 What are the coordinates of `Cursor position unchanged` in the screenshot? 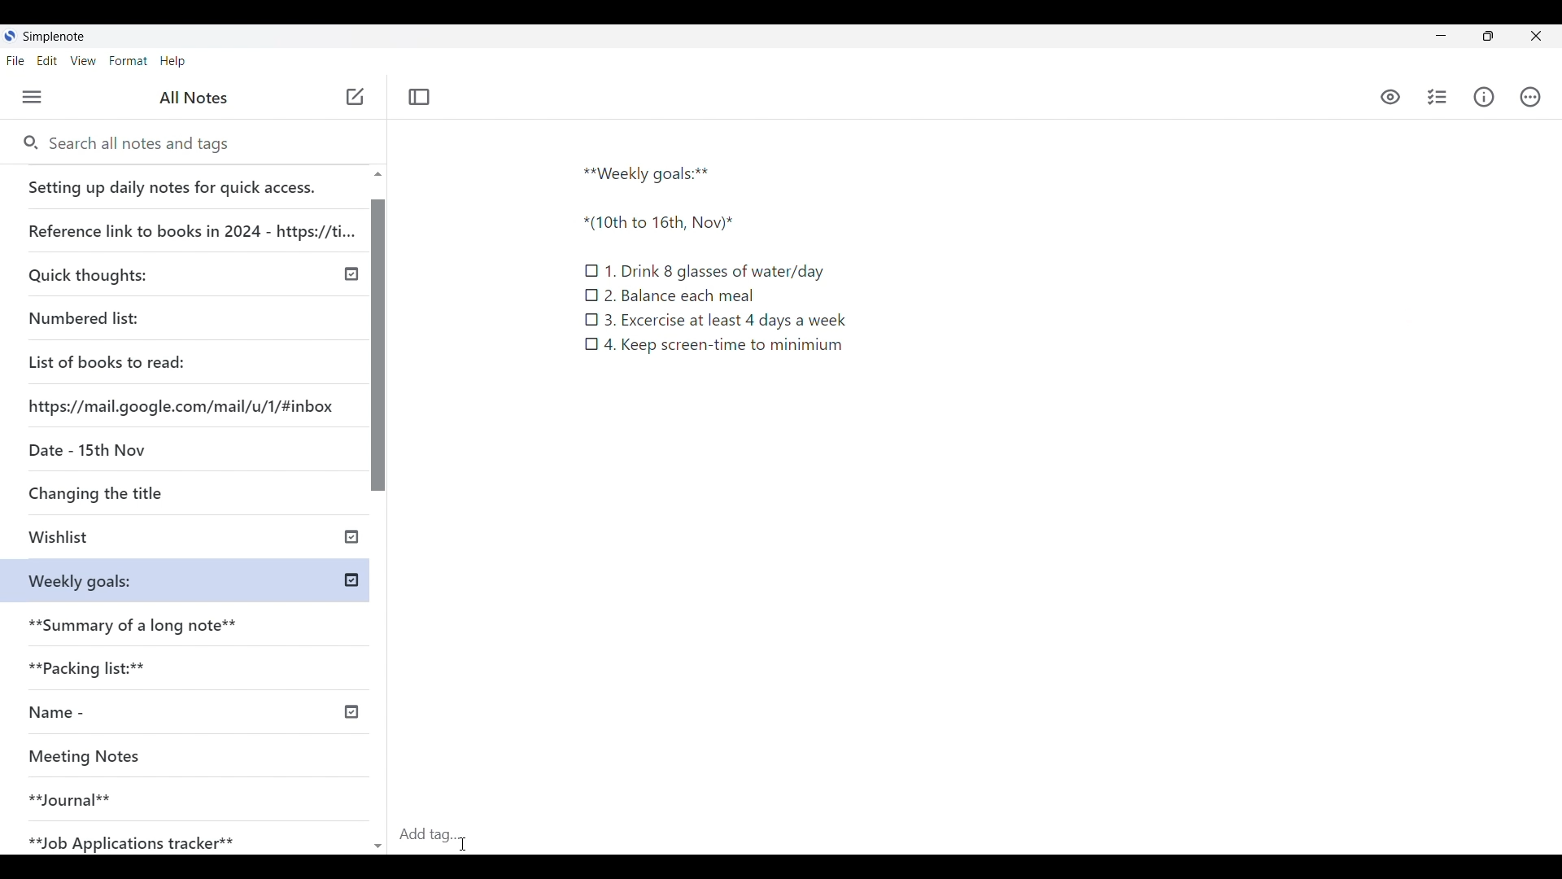 It's located at (355, 98).